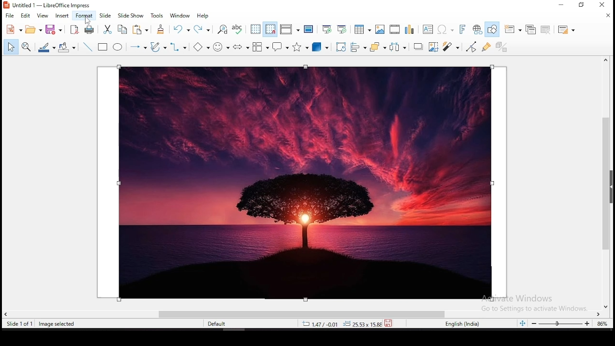 This screenshot has width=615, height=346. What do you see at coordinates (359, 48) in the screenshot?
I see `align objects` at bounding box center [359, 48].